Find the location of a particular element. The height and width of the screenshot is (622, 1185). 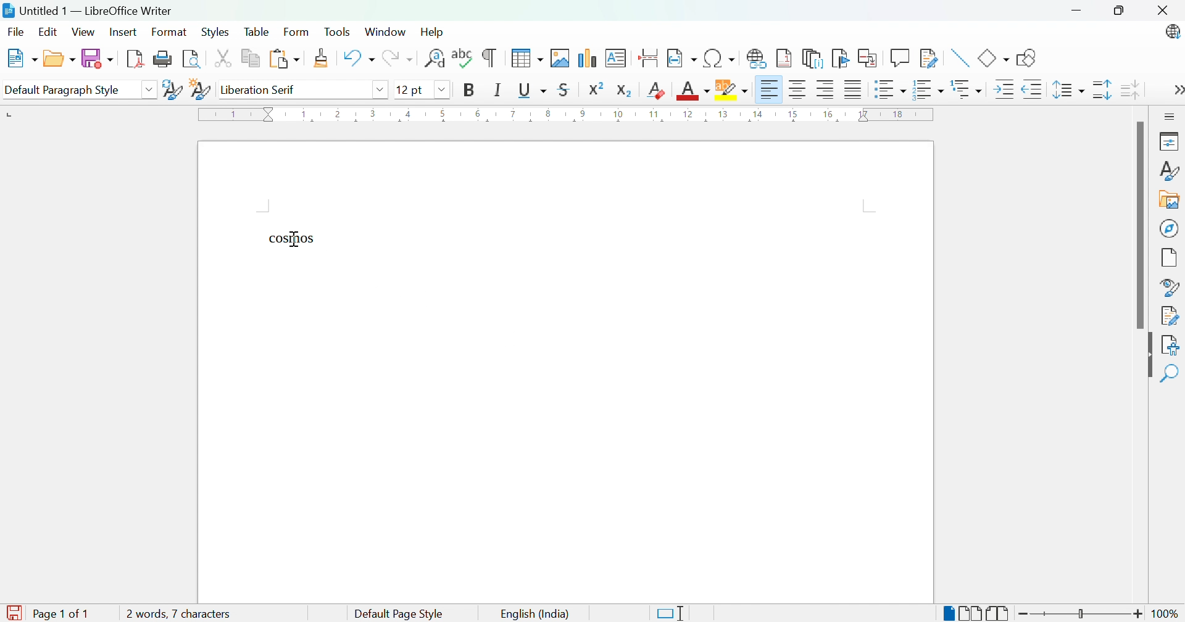

Toggle ordered list is located at coordinates (929, 90).